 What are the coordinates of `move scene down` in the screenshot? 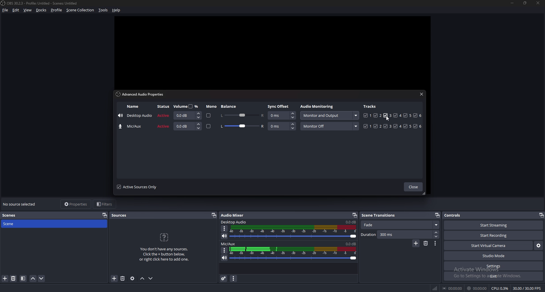 It's located at (41, 279).